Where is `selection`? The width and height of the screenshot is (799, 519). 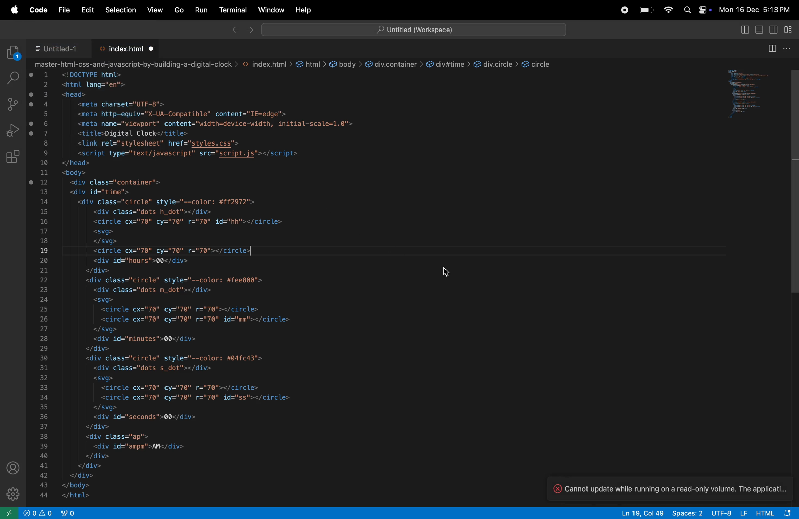 selection is located at coordinates (122, 11).